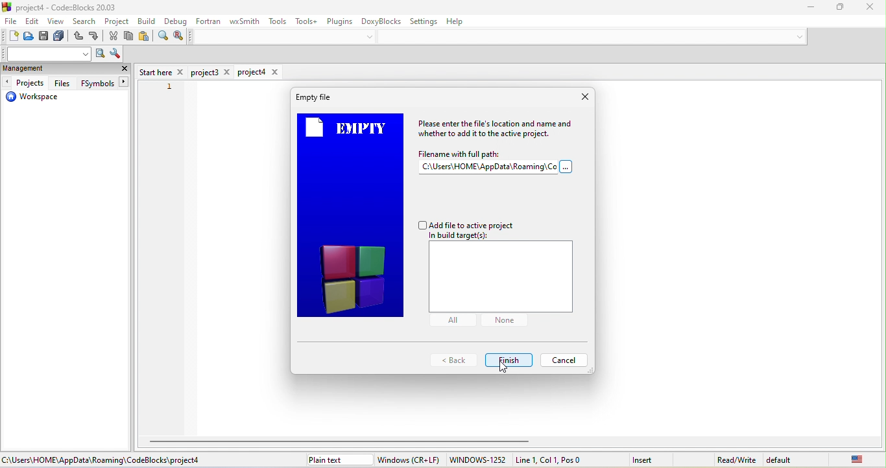 The width and height of the screenshot is (886, 468). What do you see at coordinates (212, 73) in the screenshot?
I see `project3` at bounding box center [212, 73].